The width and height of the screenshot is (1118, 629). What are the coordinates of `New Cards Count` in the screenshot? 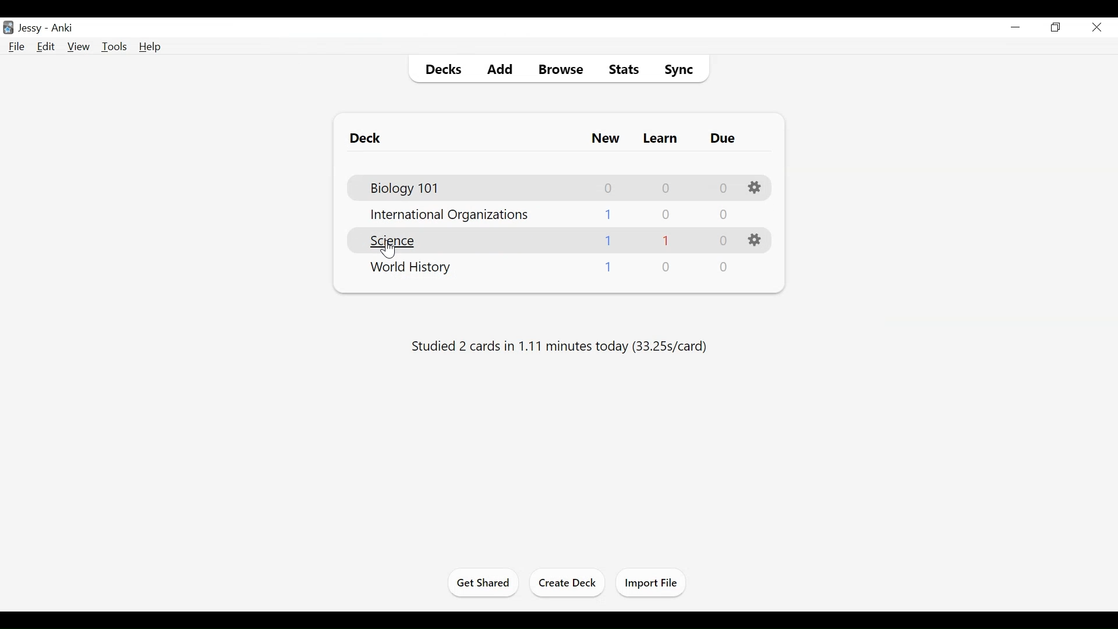 It's located at (608, 188).